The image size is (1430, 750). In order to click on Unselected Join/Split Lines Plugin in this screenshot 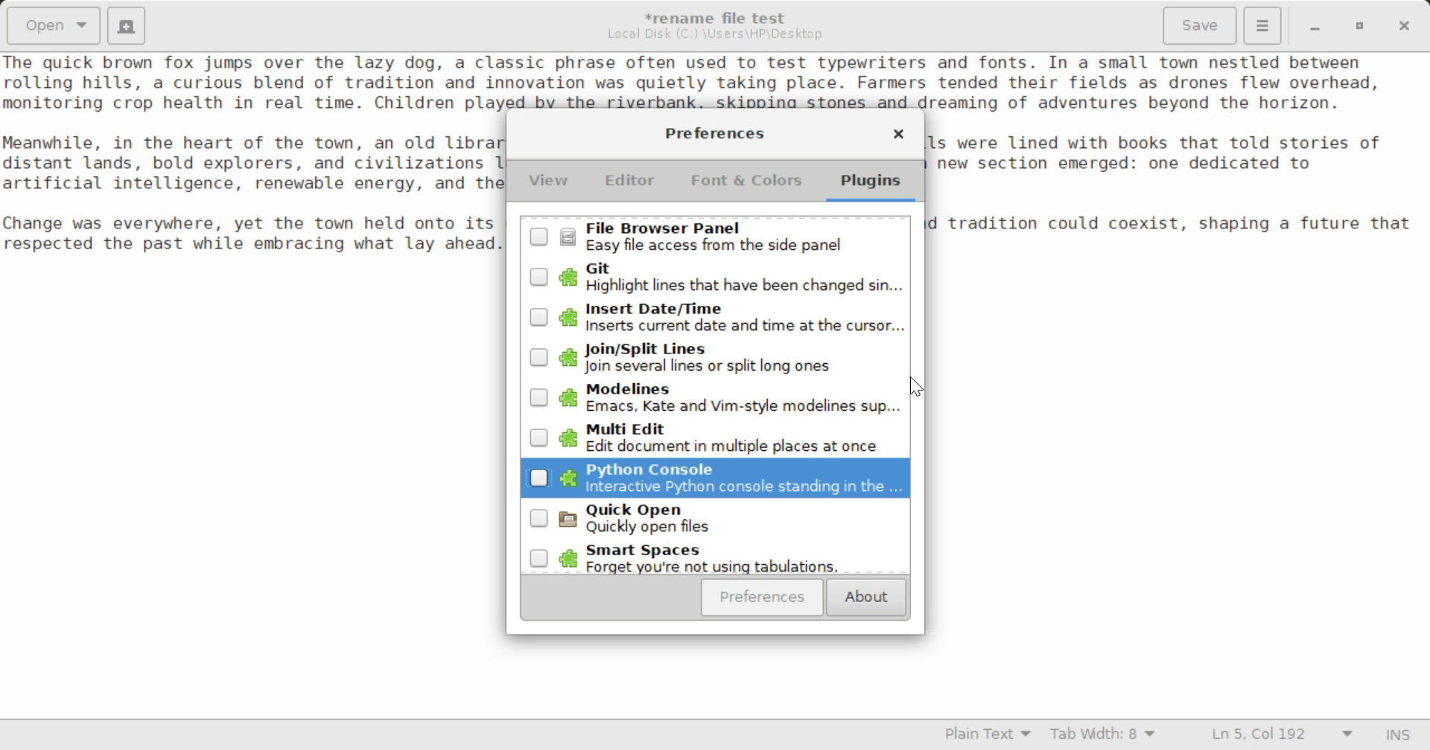, I will do `click(715, 358)`.